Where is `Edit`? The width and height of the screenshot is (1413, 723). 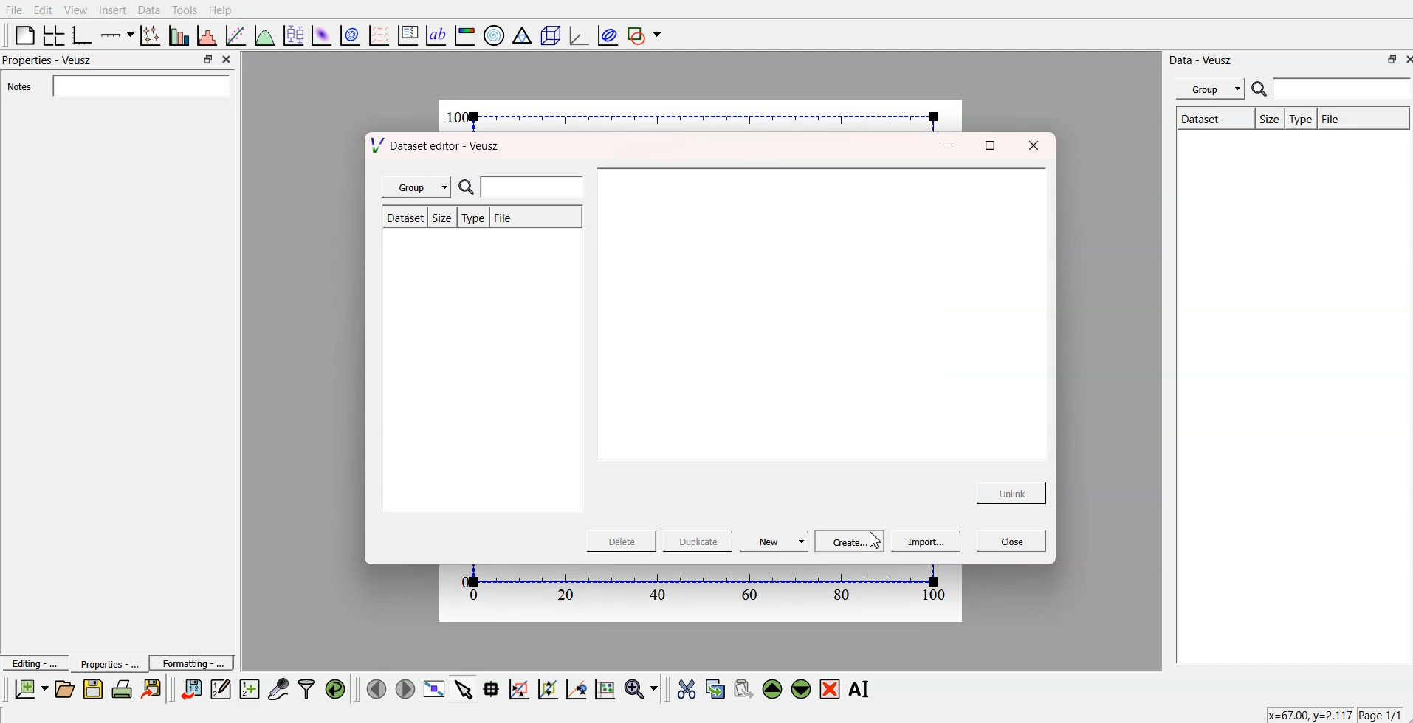 Edit is located at coordinates (44, 10).